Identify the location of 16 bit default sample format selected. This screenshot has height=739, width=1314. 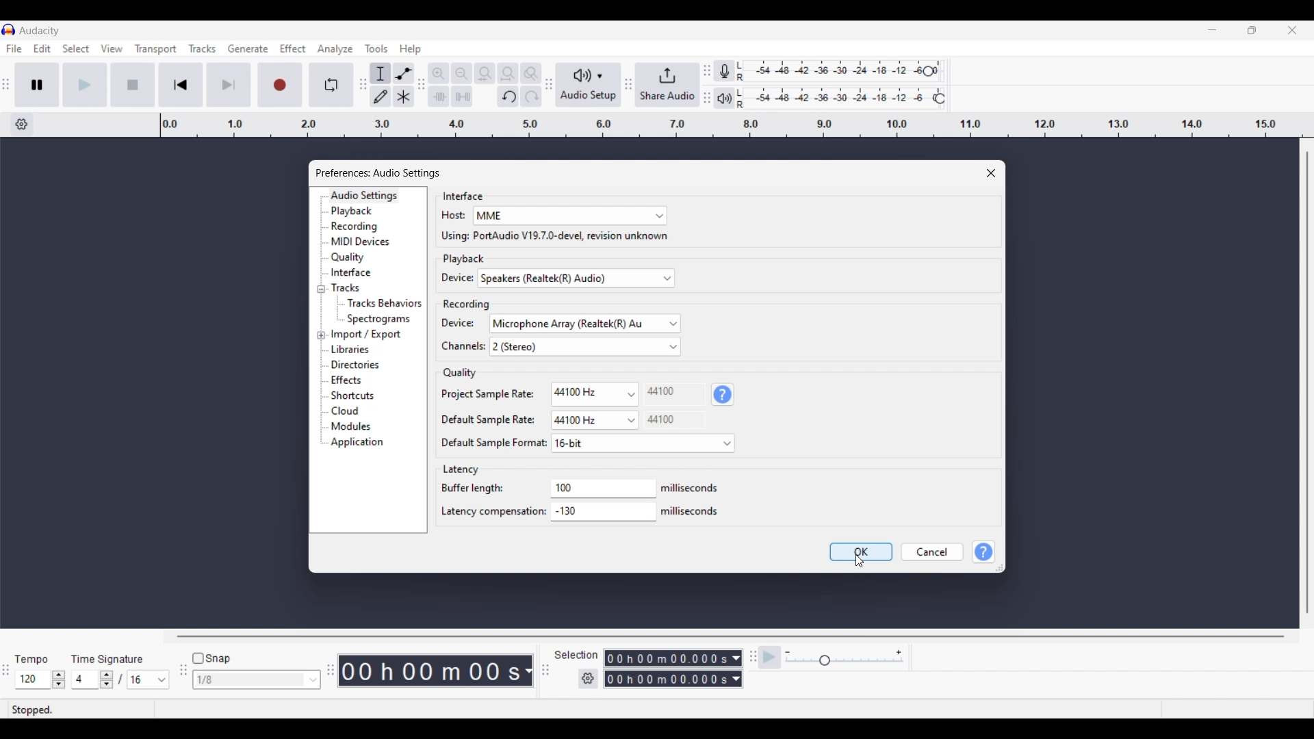
(583, 443).